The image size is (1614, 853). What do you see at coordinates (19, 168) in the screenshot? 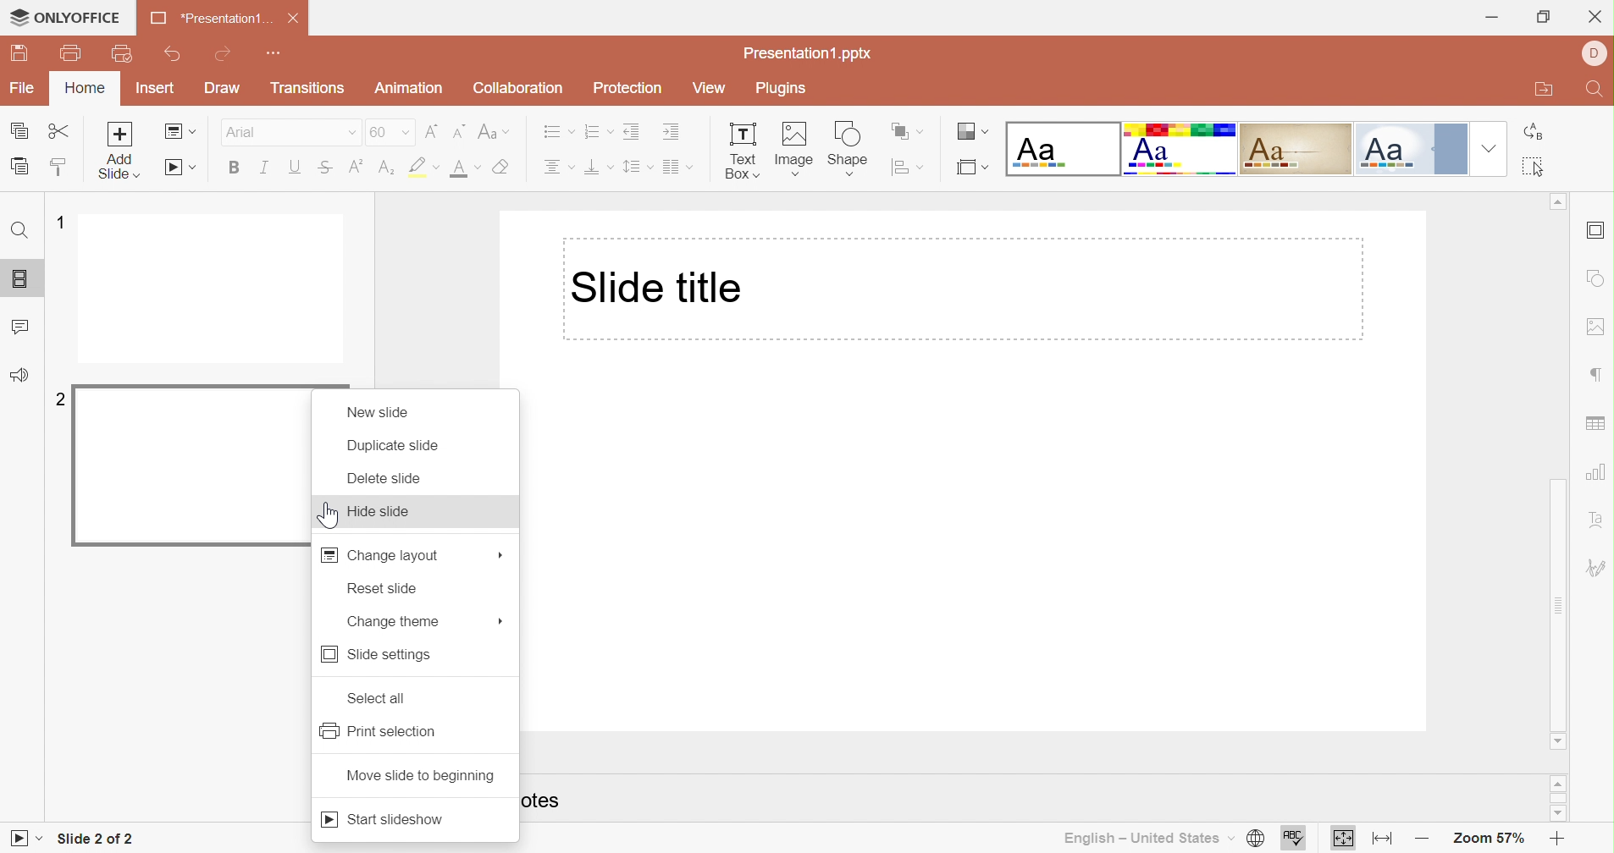
I see `Paste` at bounding box center [19, 168].